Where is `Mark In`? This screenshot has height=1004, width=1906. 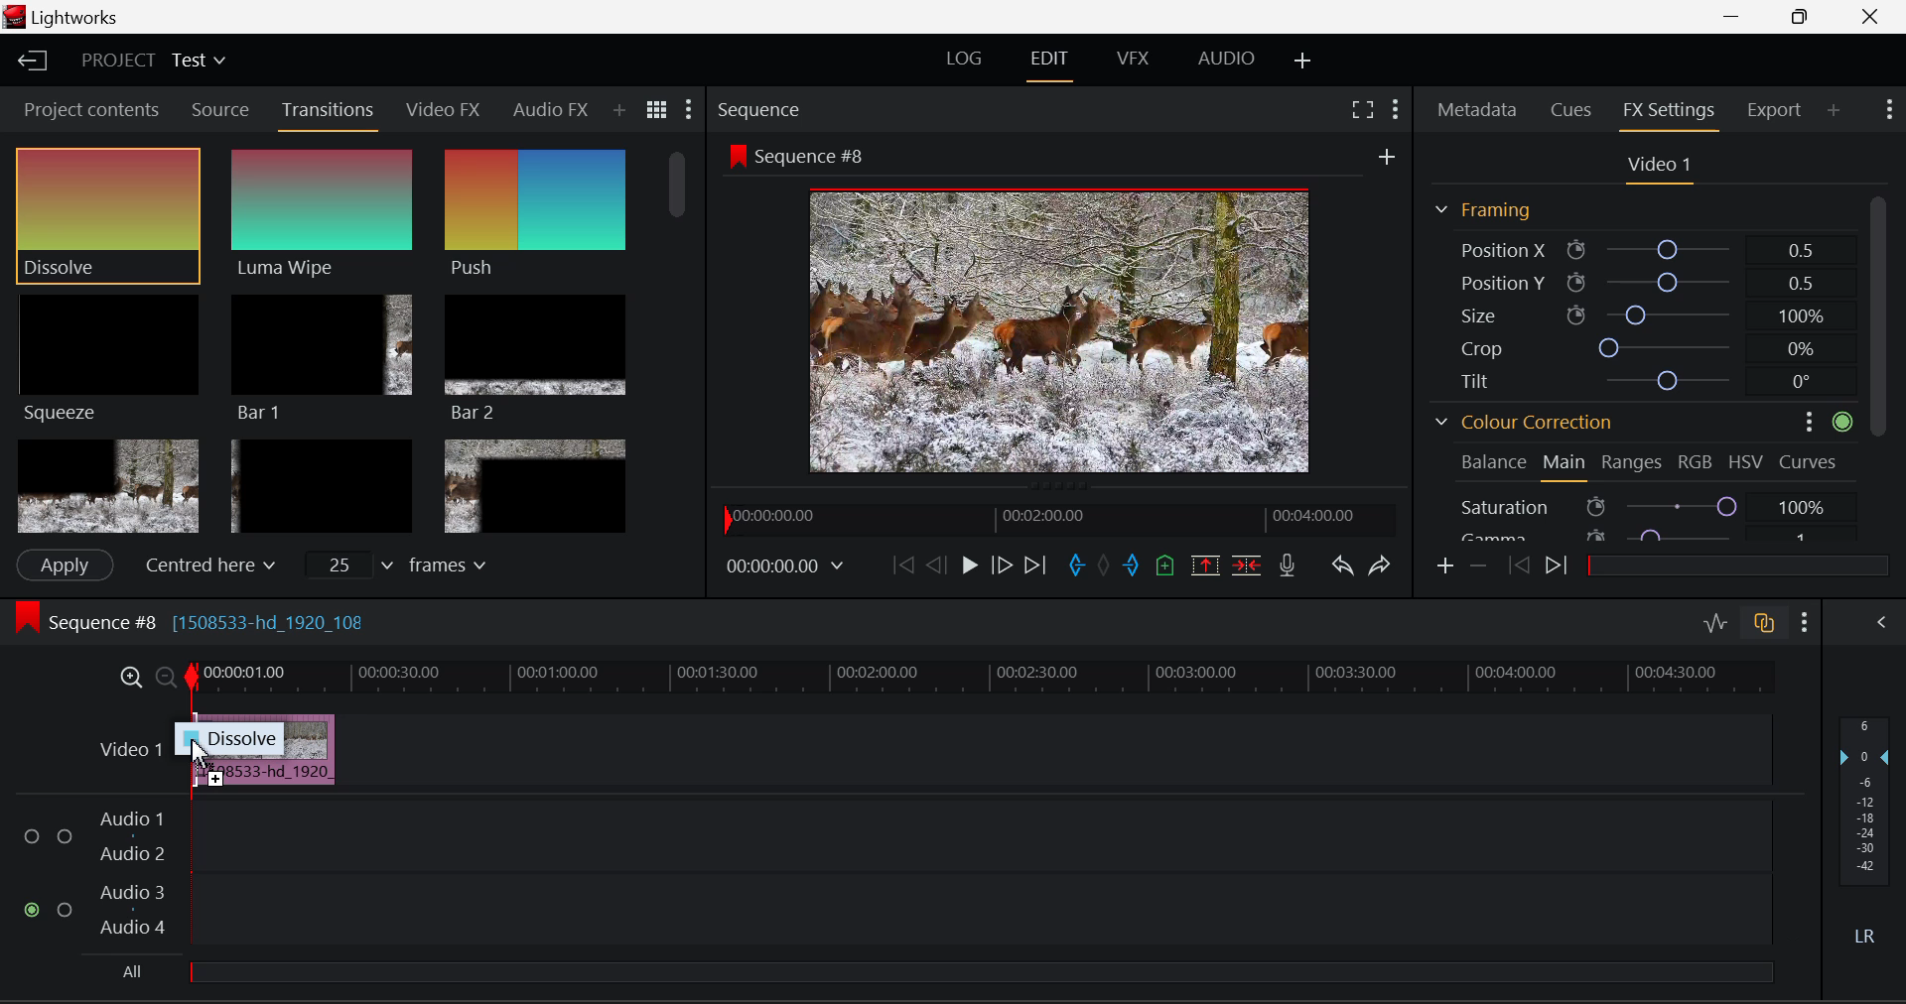 Mark In is located at coordinates (1076, 568).